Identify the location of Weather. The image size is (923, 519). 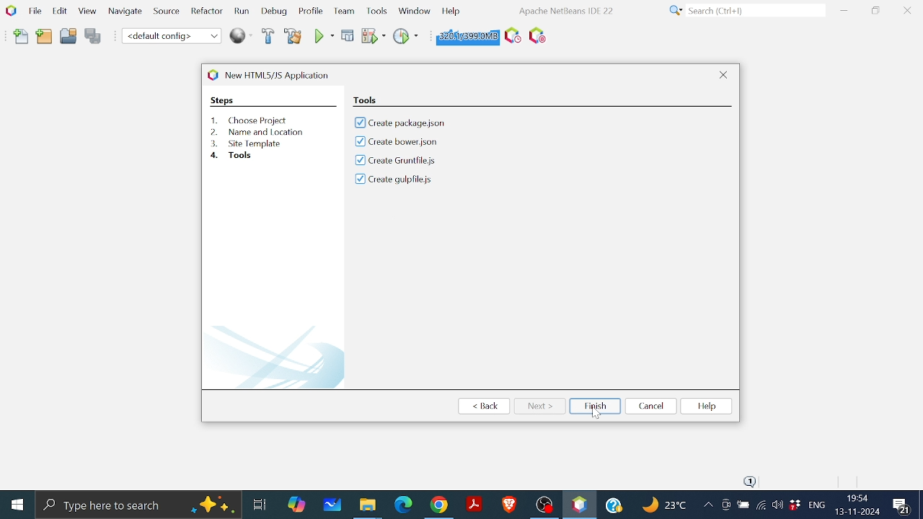
(666, 507).